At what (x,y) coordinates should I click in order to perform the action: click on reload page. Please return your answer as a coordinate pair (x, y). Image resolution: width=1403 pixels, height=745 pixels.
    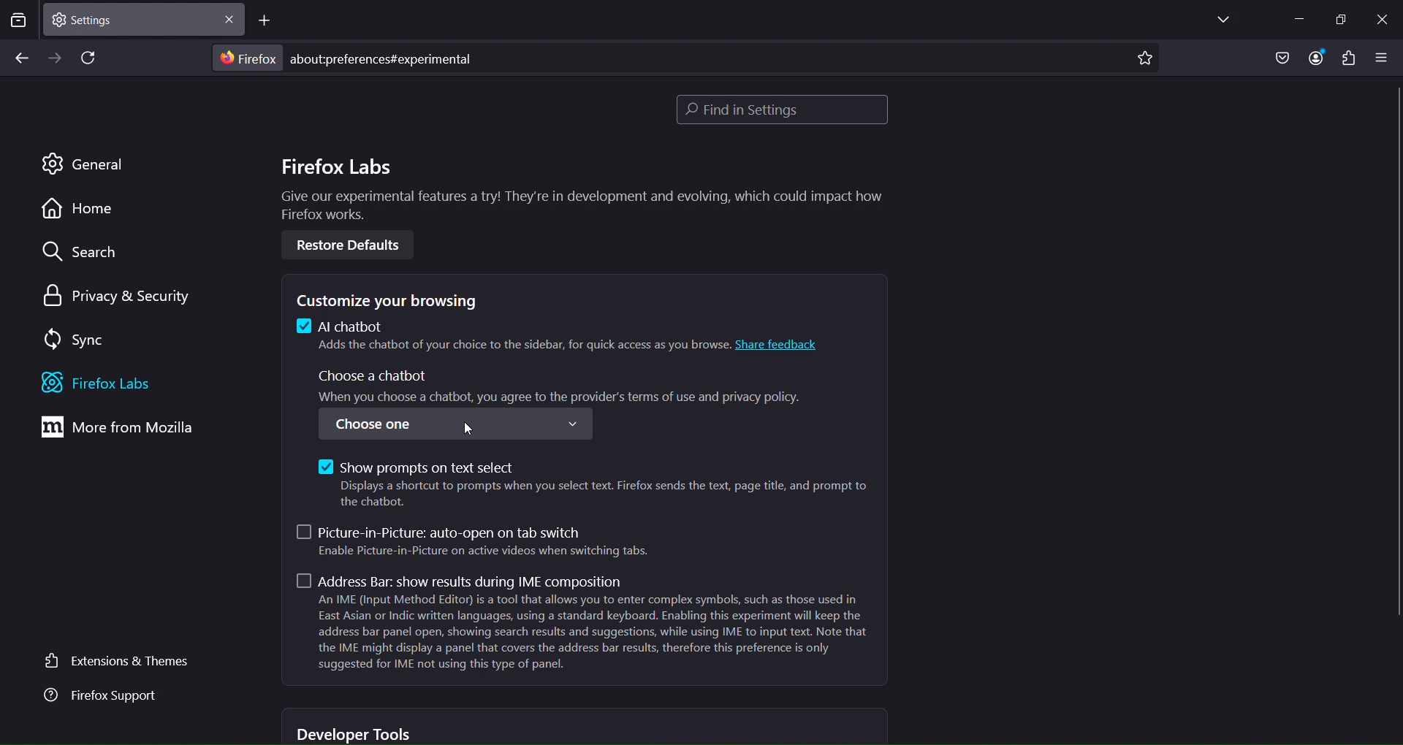
    Looking at the image, I should click on (91, 59).